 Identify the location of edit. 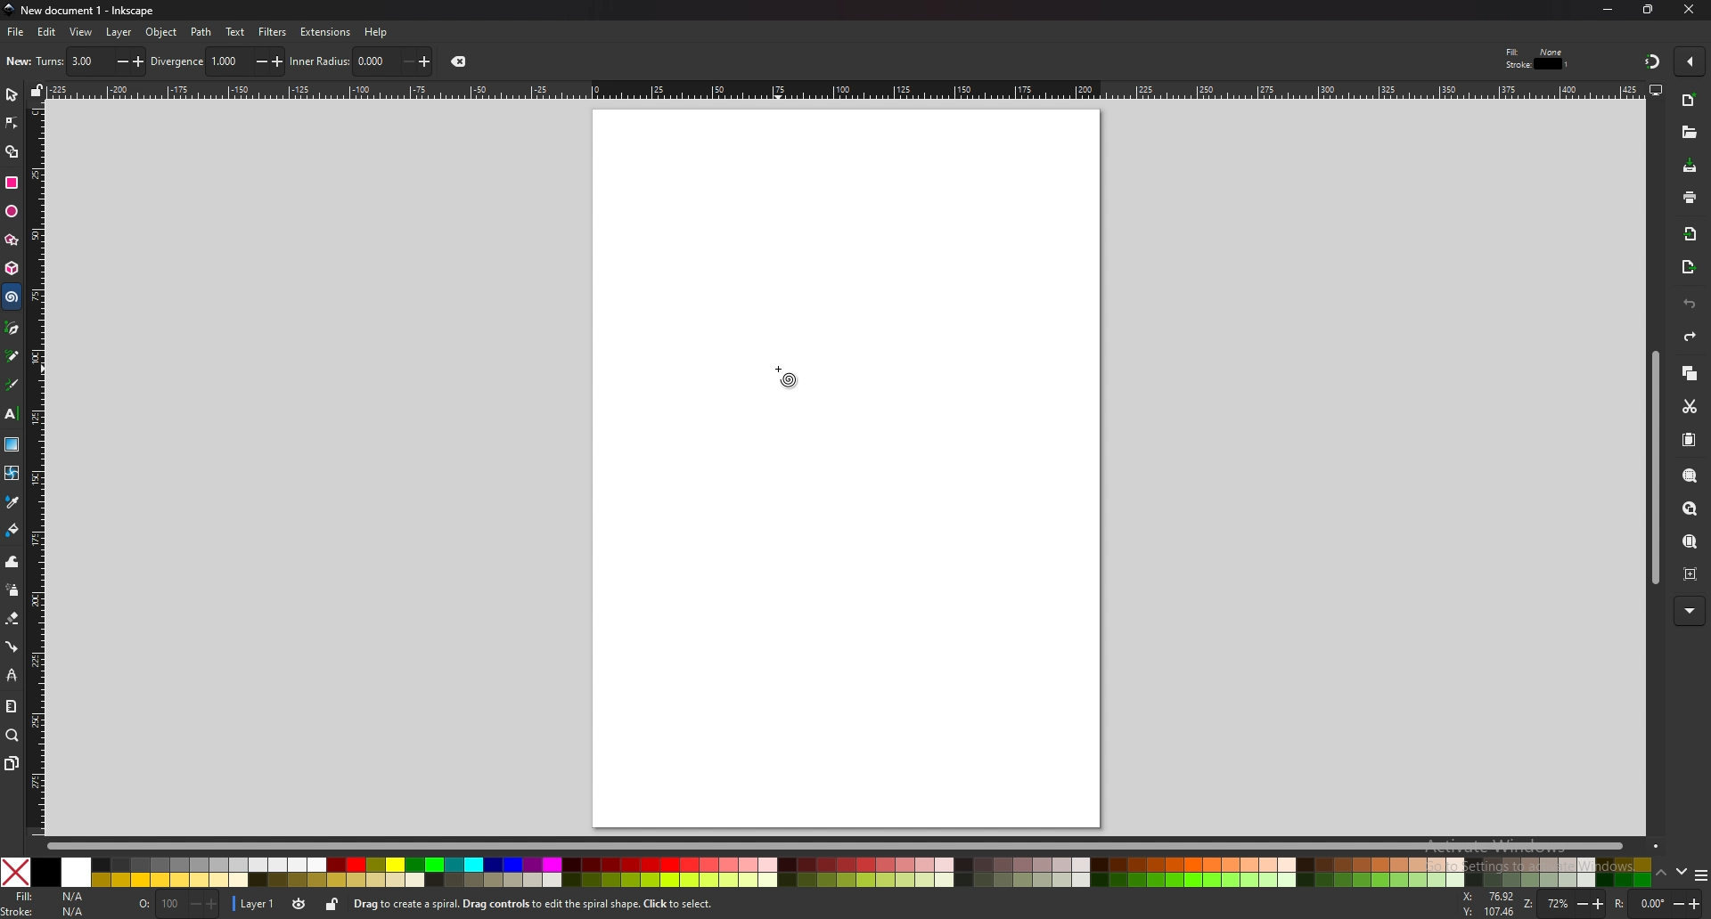
(45, 32).